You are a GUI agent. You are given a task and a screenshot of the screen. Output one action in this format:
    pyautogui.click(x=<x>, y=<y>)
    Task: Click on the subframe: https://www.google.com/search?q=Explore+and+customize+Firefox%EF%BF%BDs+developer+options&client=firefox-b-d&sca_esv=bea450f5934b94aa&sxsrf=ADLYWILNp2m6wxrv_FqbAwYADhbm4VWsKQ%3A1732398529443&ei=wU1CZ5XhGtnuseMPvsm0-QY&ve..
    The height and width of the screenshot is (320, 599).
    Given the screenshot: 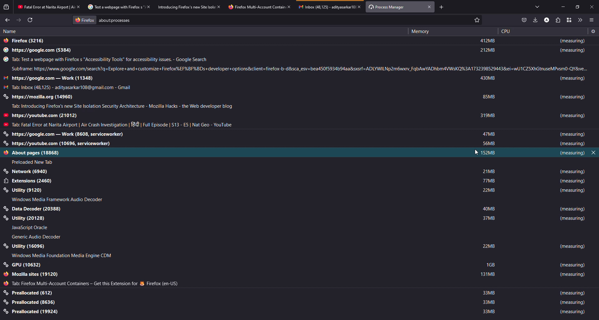 What is the action you would take?
    pyautogui.click(x=297, y=69)
    